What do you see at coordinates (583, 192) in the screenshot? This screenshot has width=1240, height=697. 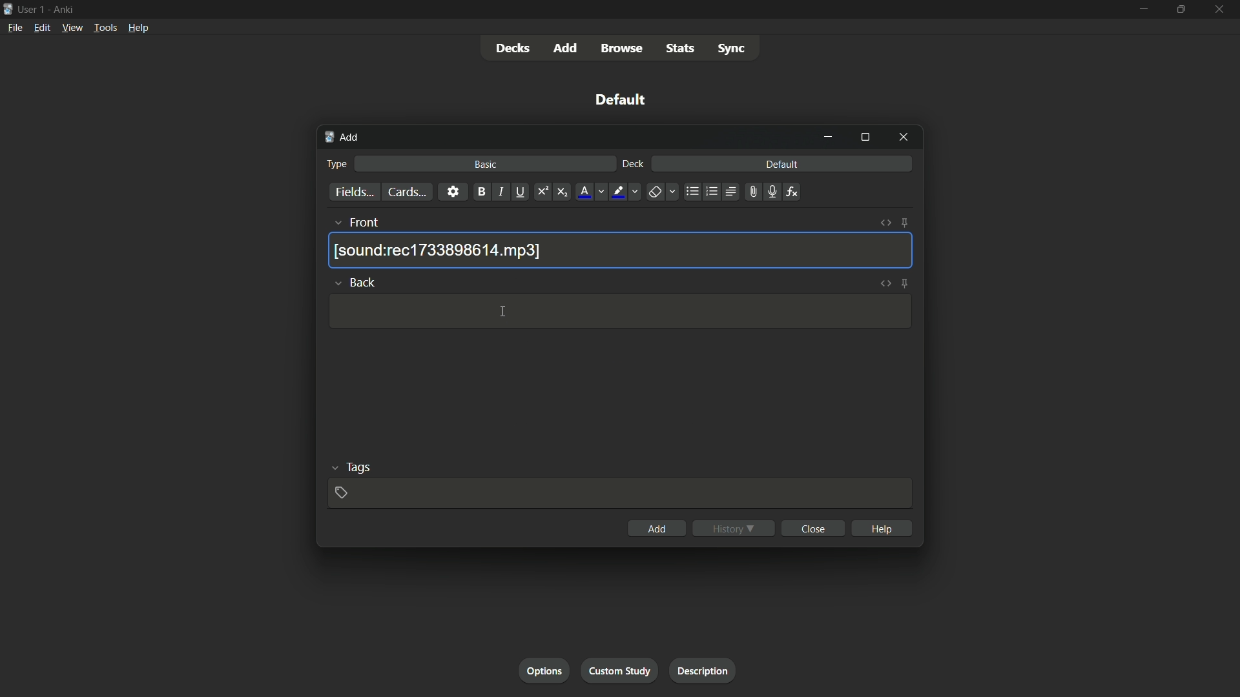 I see `font color` at bounding box center [583, 192].